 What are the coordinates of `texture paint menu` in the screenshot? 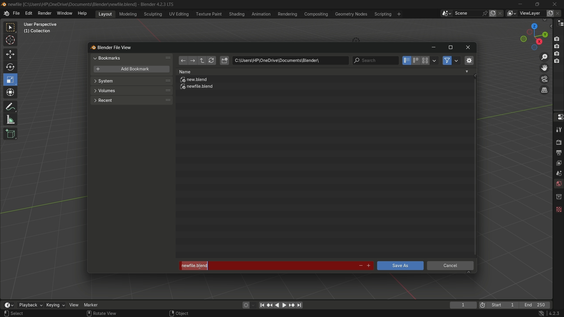 It's located at (208, 14).